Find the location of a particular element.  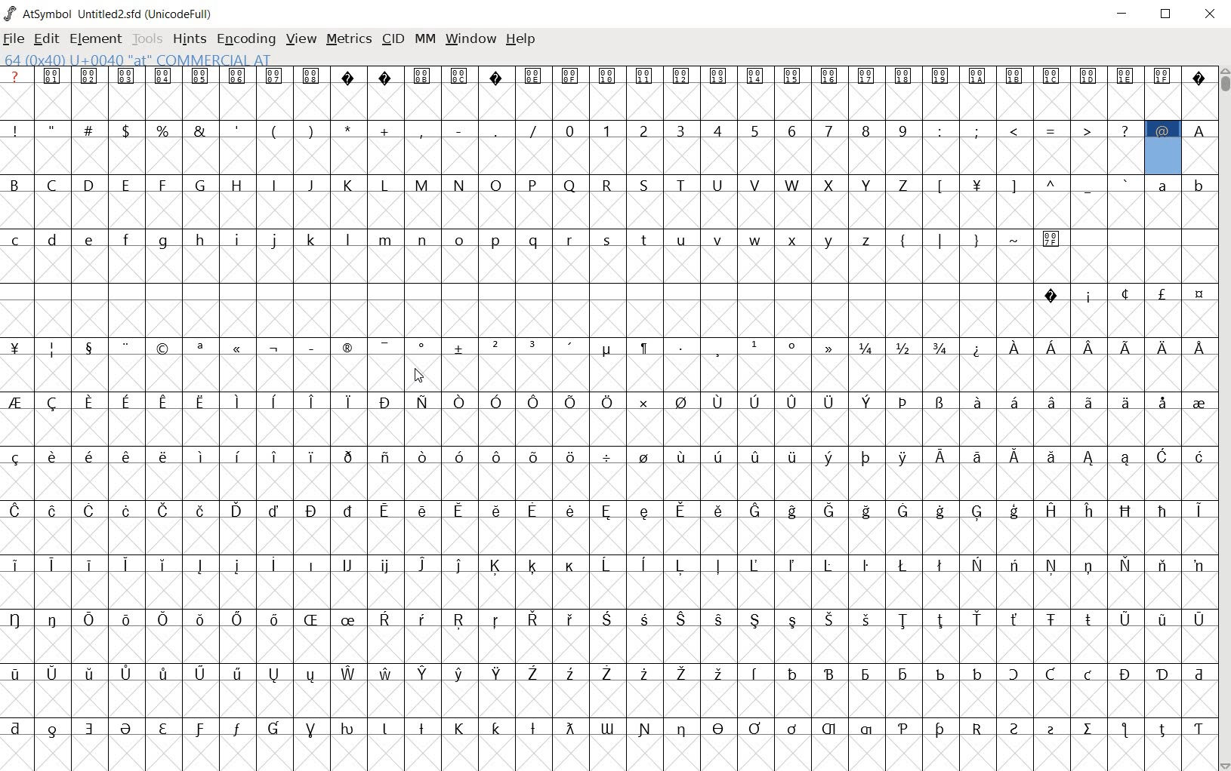

empty glyph slots is located at coordinates (571, 157).